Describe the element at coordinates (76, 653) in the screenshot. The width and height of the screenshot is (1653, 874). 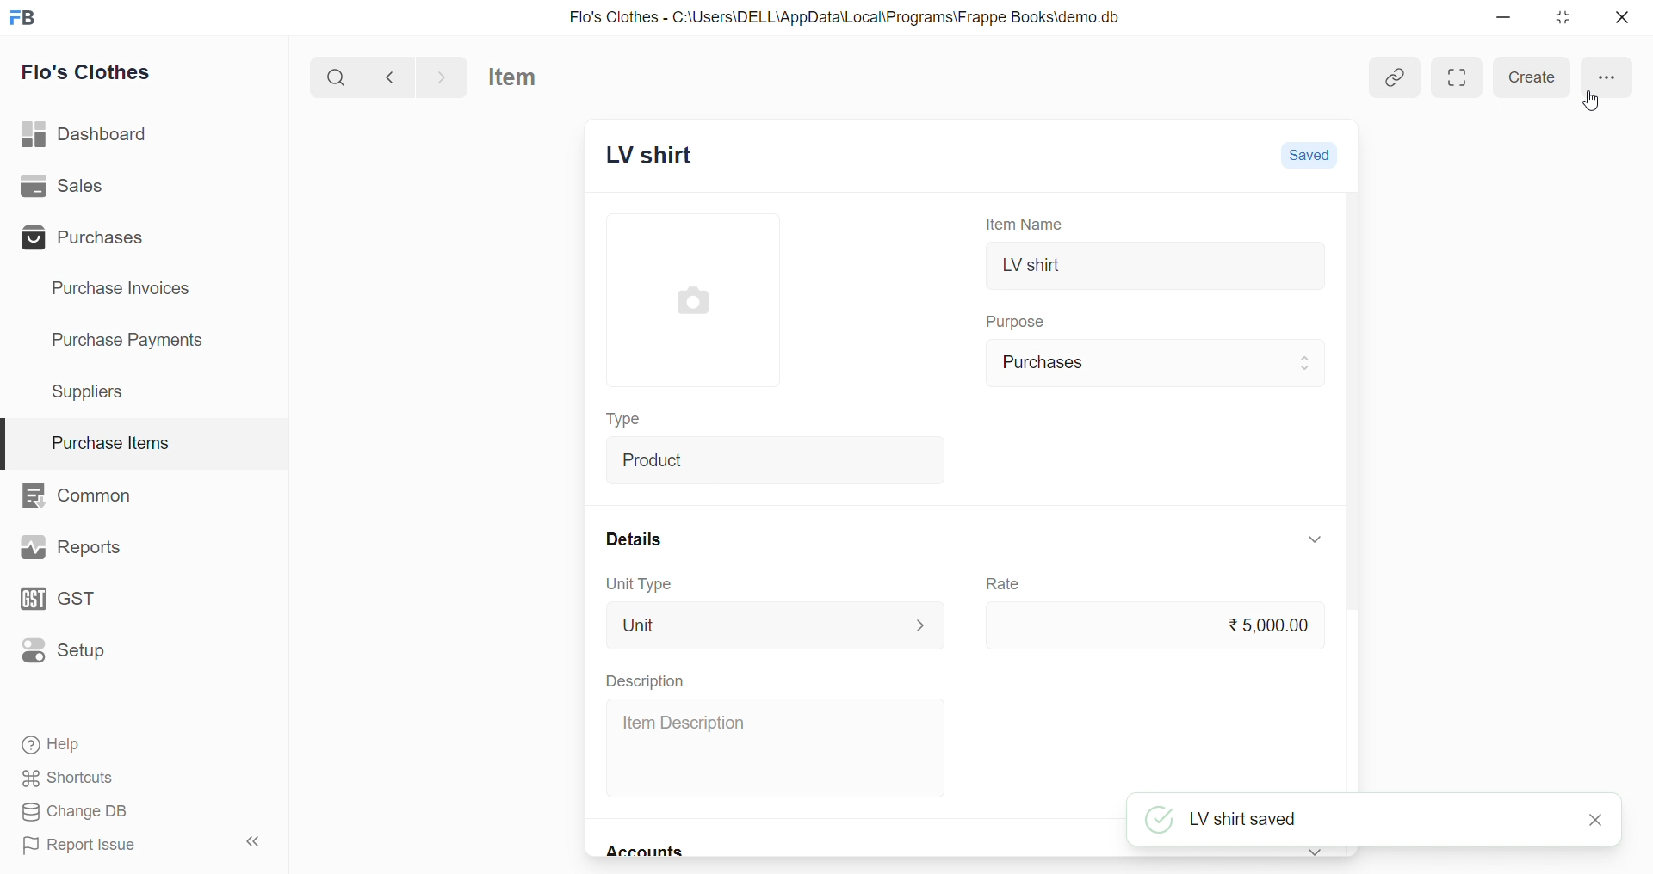
I see `Setup` at that location.